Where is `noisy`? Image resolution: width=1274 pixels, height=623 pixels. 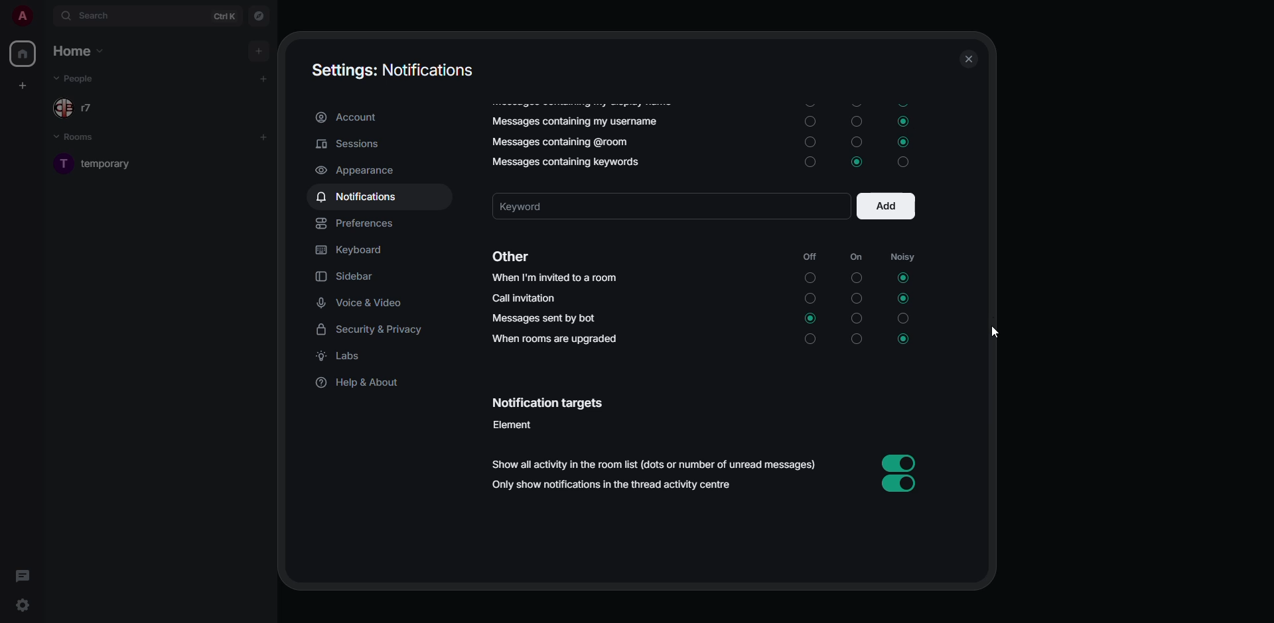 noisy is located at coordinates (903, 257).